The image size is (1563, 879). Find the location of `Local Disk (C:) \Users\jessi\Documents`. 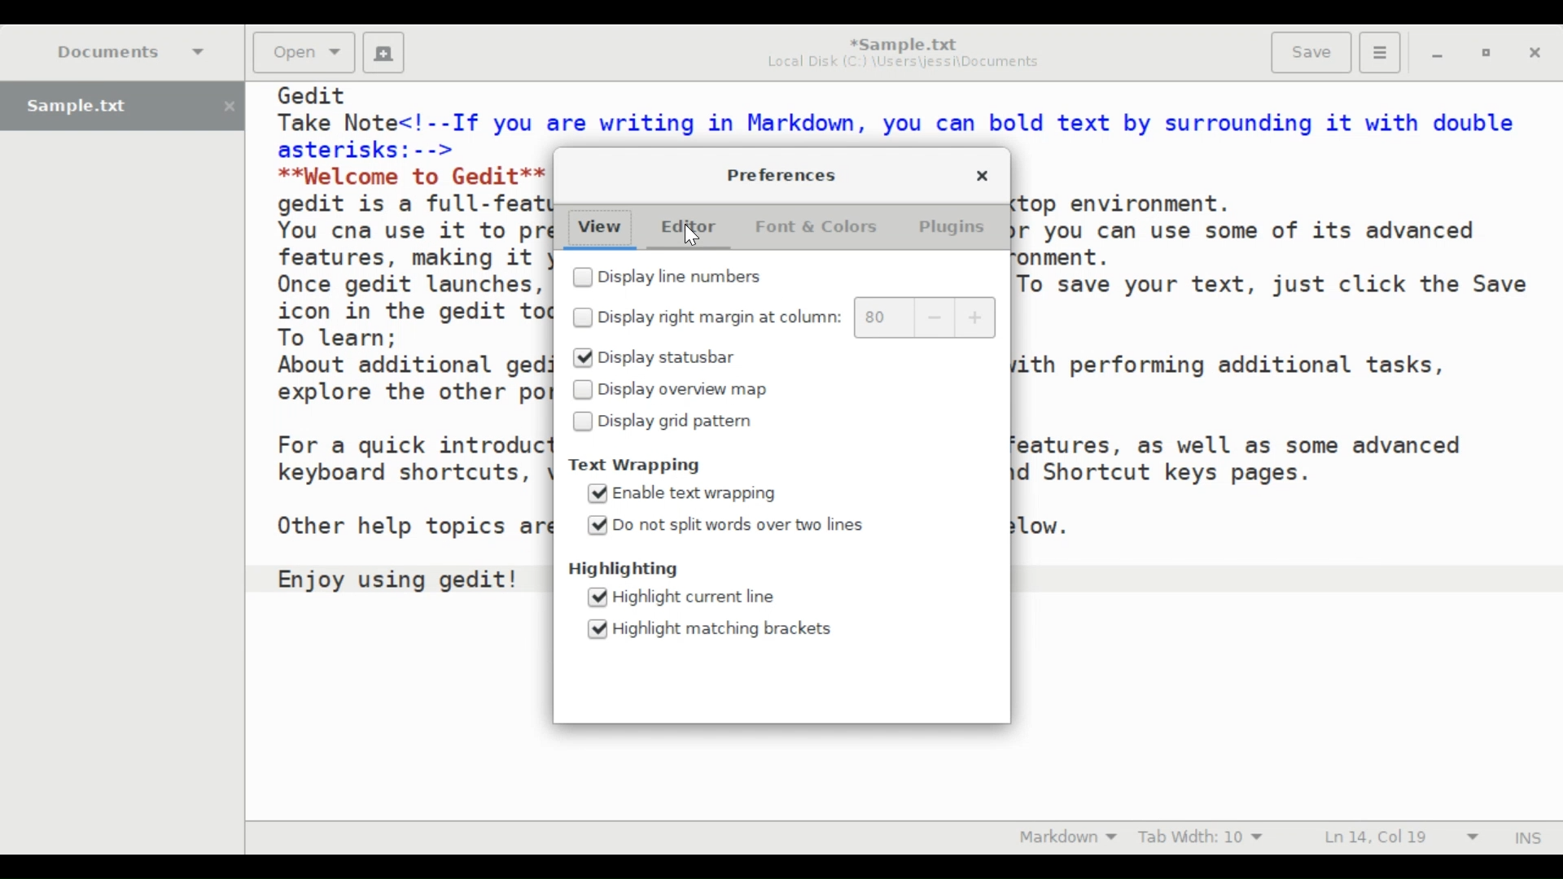

Local Disk (C:) \Users\jessi\Documents is located at coordinates (903, 65).